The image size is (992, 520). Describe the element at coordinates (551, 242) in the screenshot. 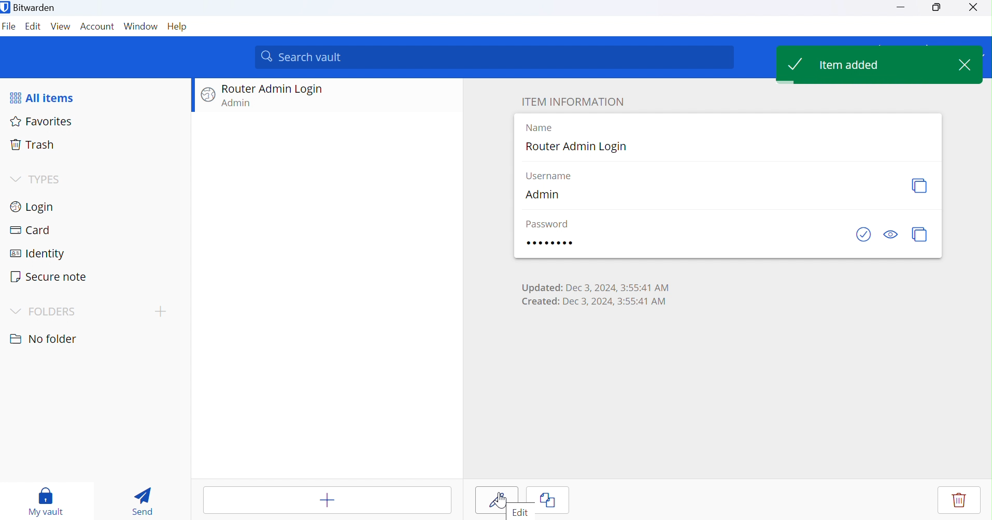

I see `Password` at that location.